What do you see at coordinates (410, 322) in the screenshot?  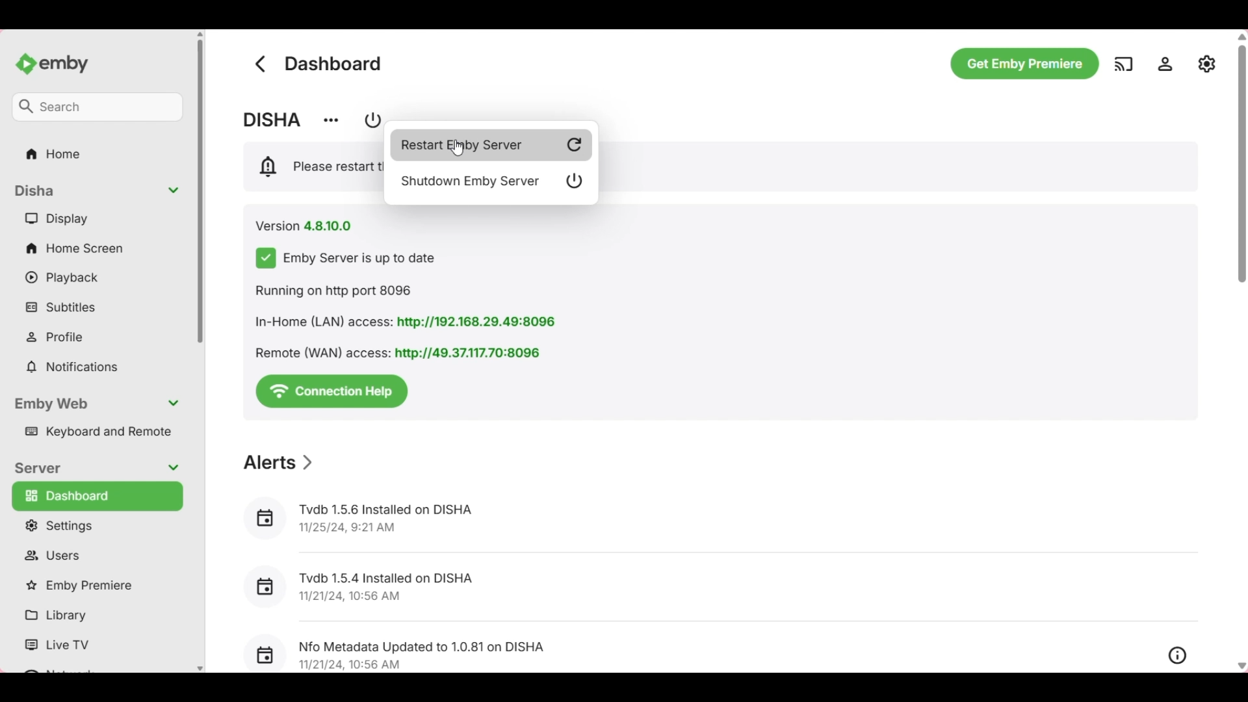 I see `More information about the server` at bounding box center [410, 322].